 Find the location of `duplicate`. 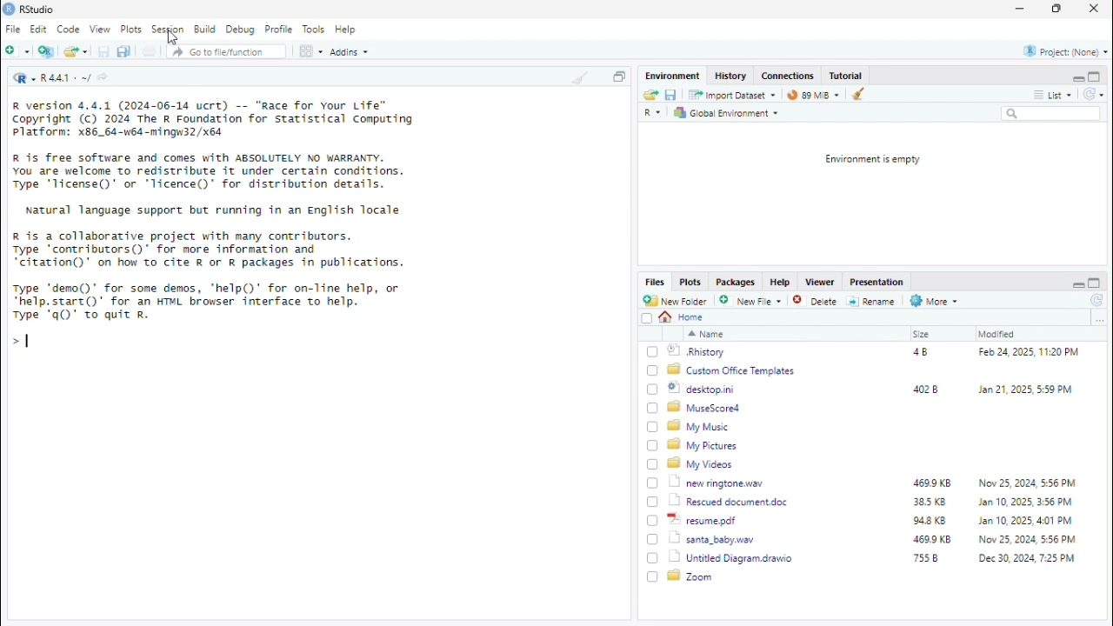

duplicate is located at coordinates (124, 51).